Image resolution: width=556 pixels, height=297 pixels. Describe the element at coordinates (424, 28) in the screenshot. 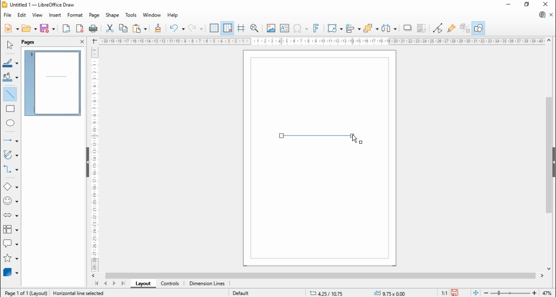

I see `crop` at that location.